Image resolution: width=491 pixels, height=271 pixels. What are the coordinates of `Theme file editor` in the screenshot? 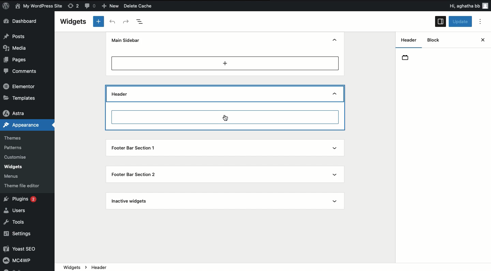 It's located at (22, 184).